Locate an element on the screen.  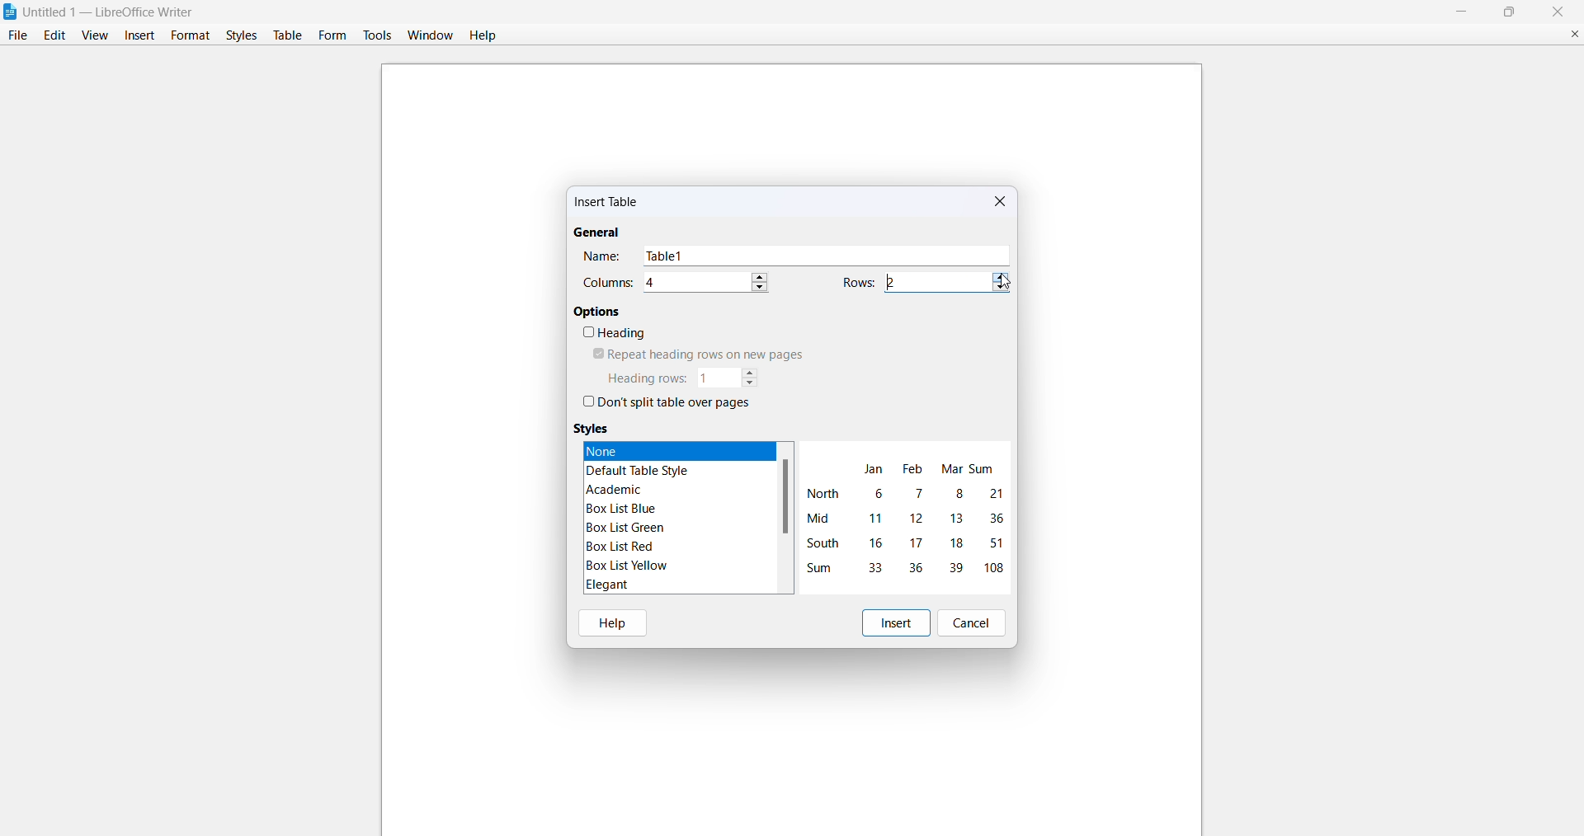
rows is located at coordinates (859, 282).